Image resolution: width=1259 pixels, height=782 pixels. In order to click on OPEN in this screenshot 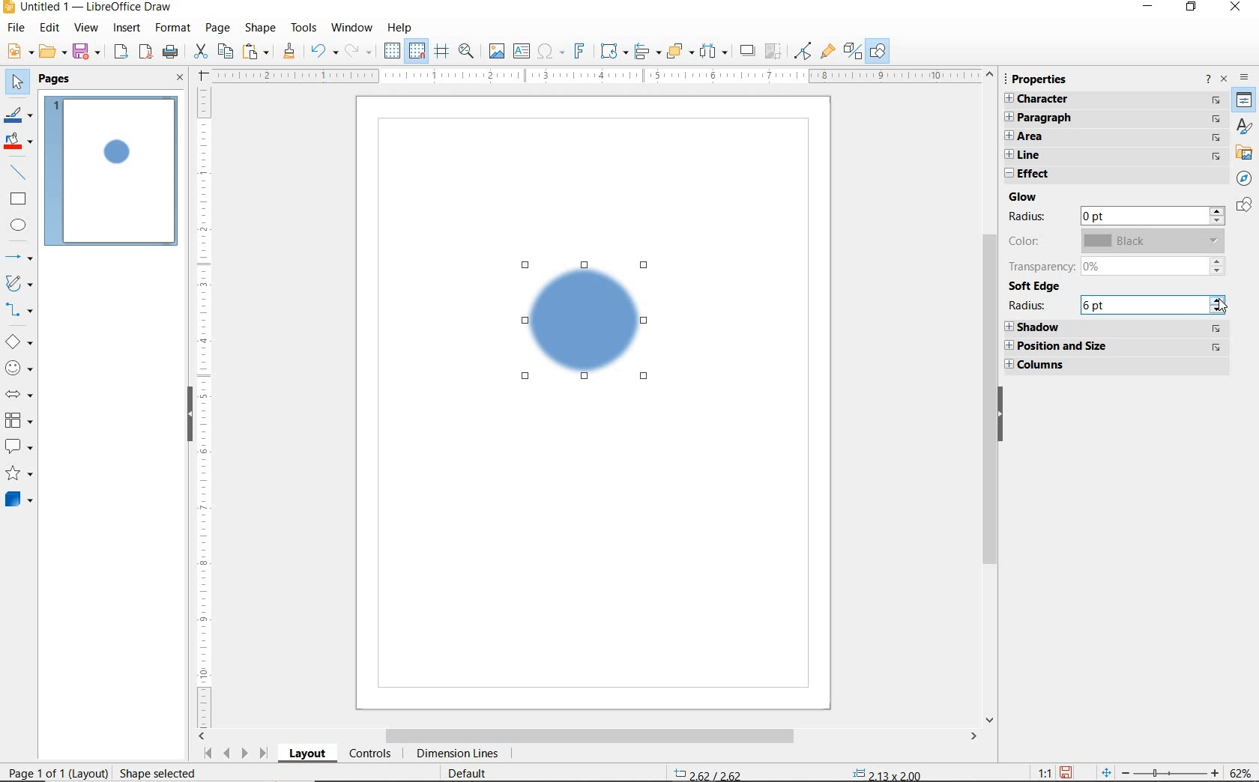, I will do `click(52, 51)`.